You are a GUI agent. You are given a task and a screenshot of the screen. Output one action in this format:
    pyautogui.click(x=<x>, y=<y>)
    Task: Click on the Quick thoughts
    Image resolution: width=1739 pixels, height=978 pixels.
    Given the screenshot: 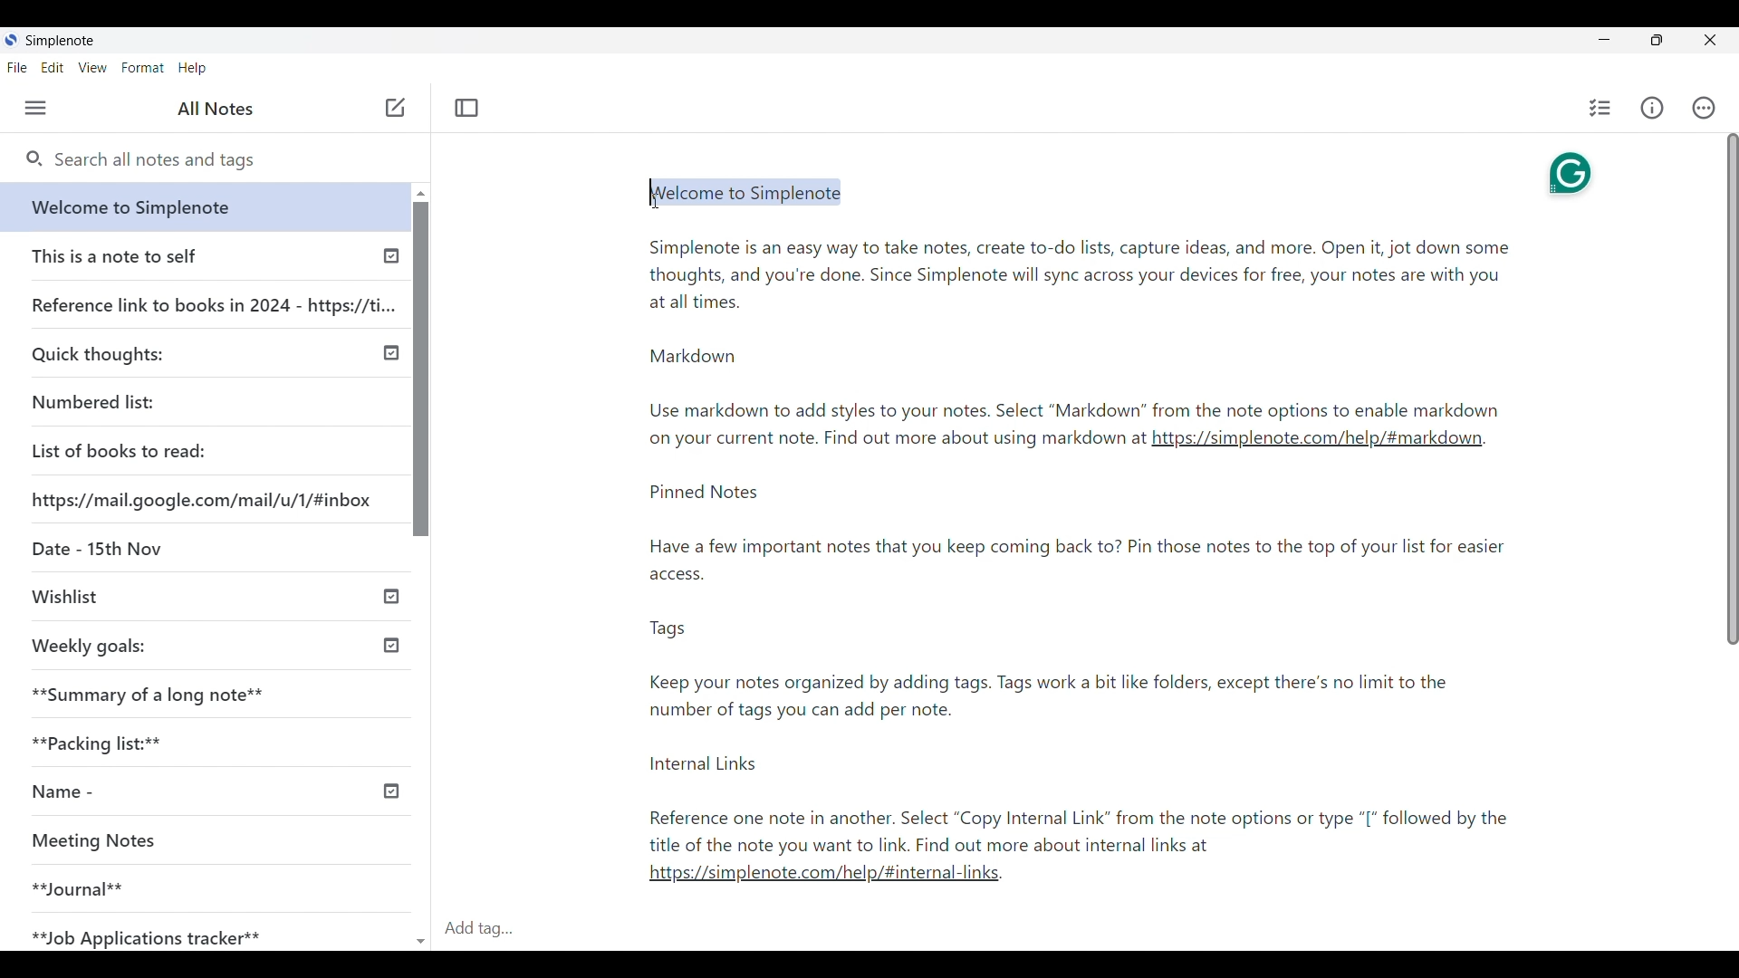 What is the action you would take?
    pyautogui.click(x=98, y=355)
    